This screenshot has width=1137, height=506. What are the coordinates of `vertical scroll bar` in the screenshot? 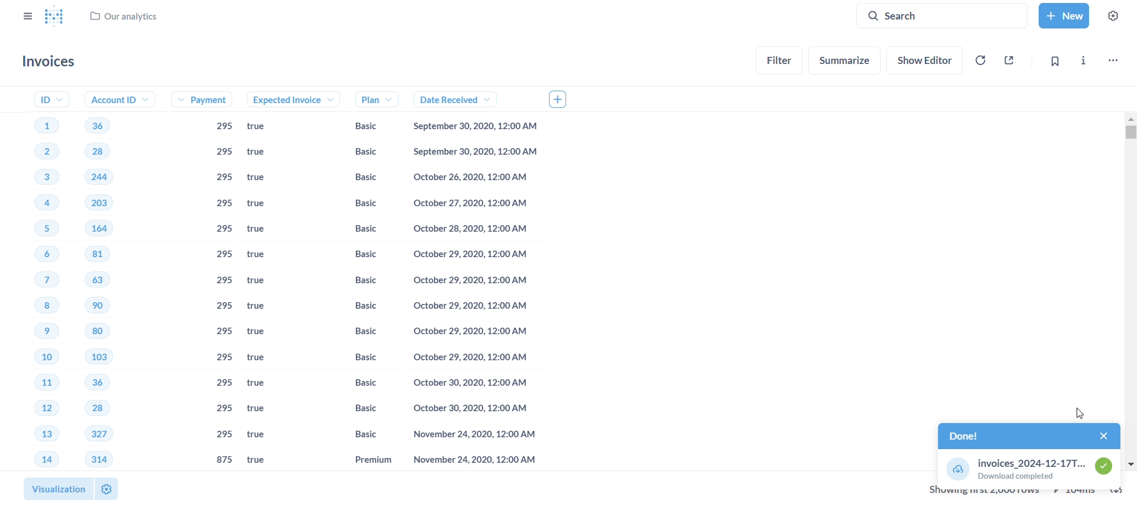 It's located at (1131, 292).